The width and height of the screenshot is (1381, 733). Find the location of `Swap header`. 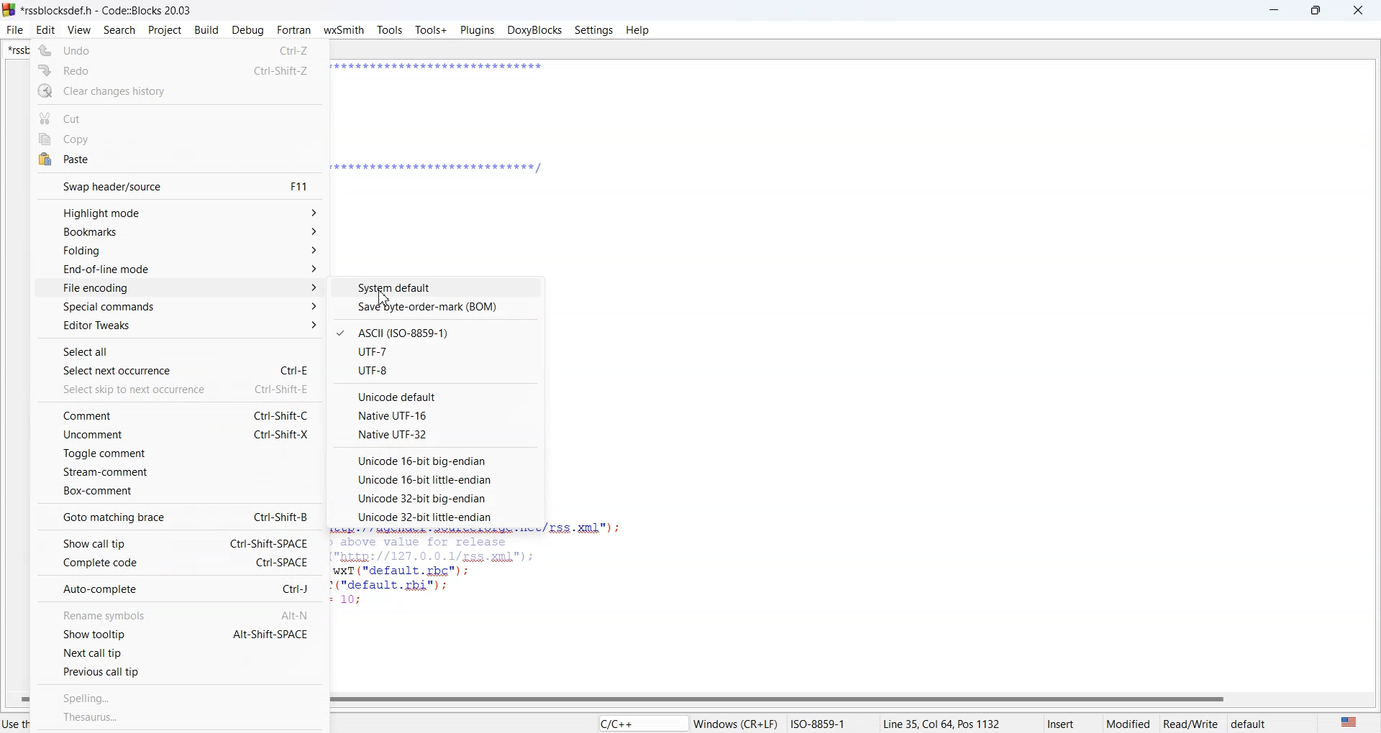

Swap header is located at coordinates (180, 186).